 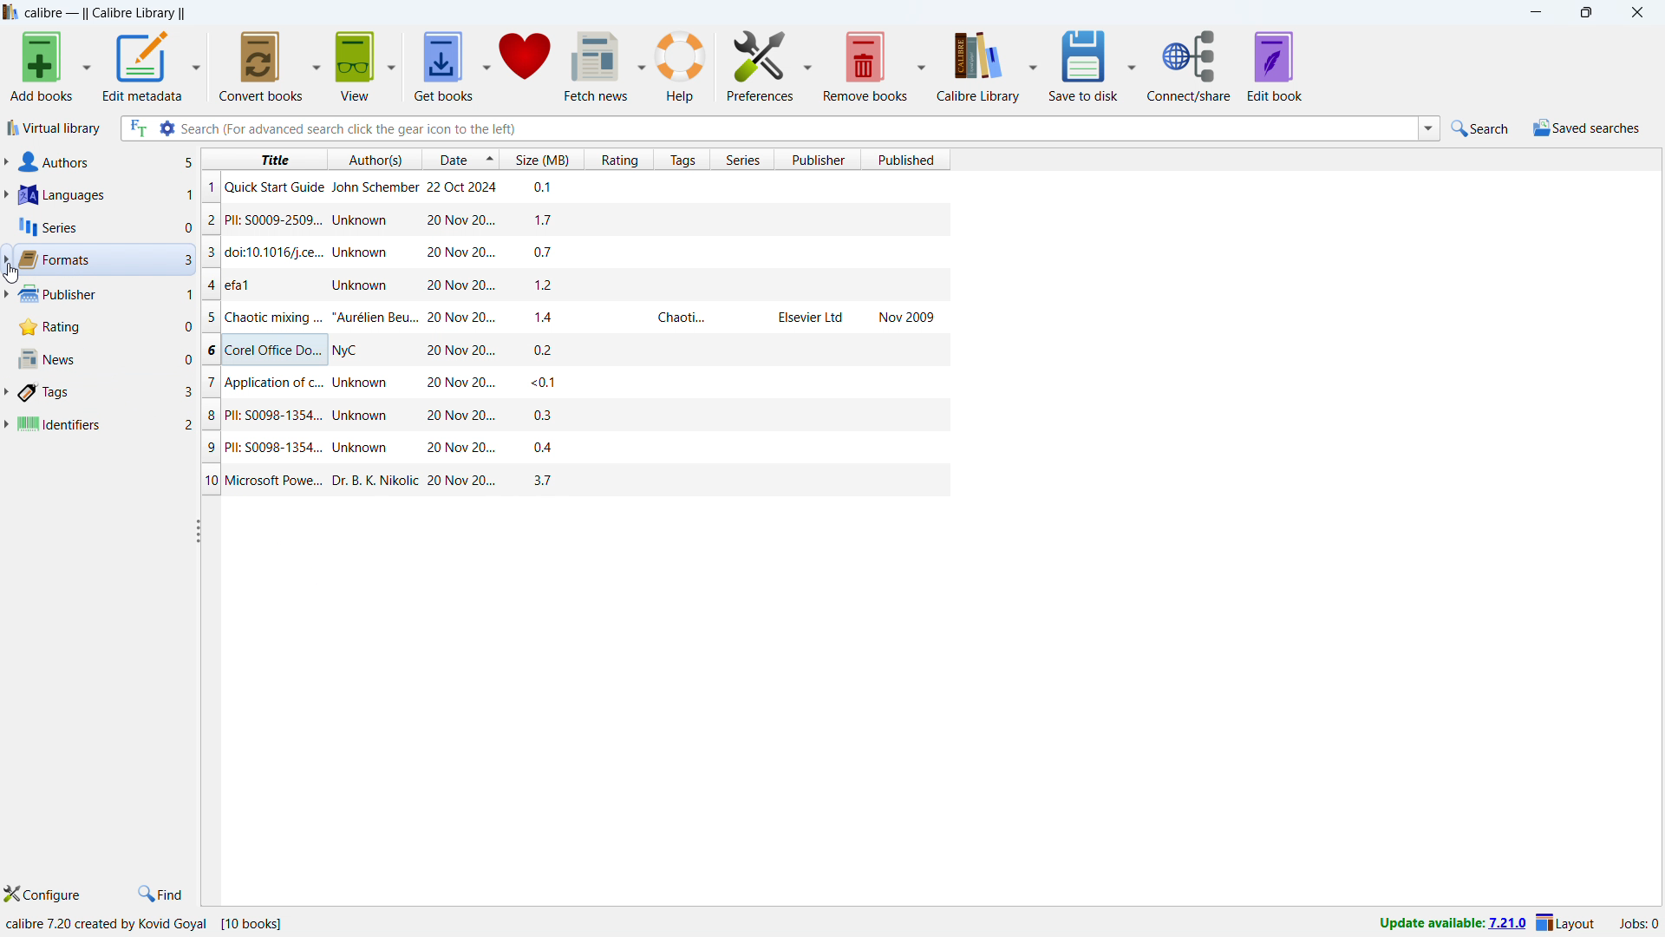 I want to click on title, so click(x=105, y=12).